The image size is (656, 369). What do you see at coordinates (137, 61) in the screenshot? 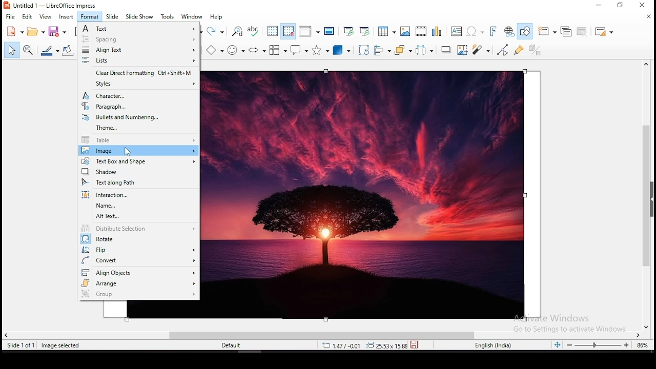
I see `lists` at bounding box center [137, 61].